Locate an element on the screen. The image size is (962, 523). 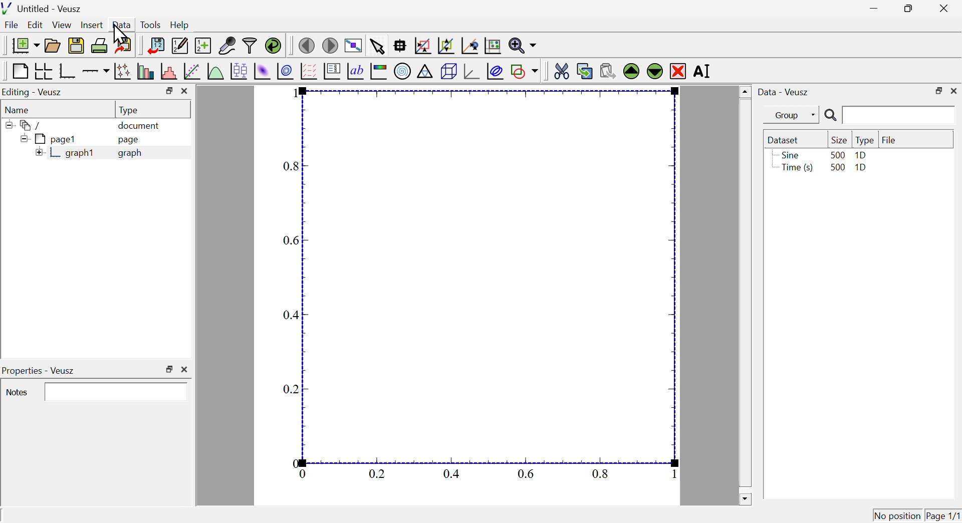
1D is located at coordinates (861, 155).